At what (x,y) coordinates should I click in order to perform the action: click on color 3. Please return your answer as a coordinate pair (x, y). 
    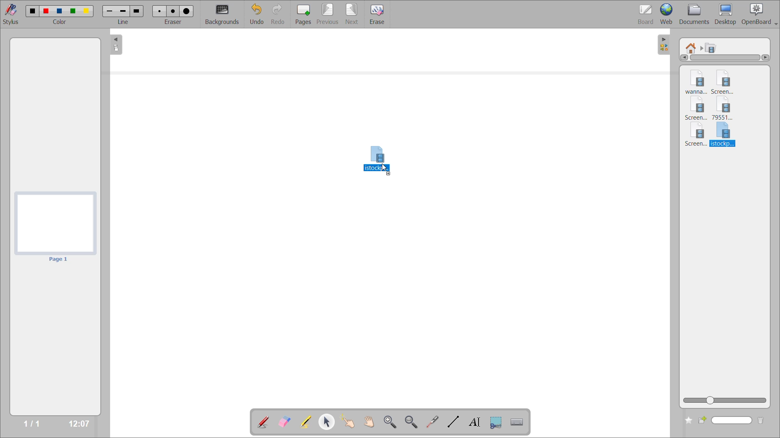
    Looking at the image, I should click on (61, 11).